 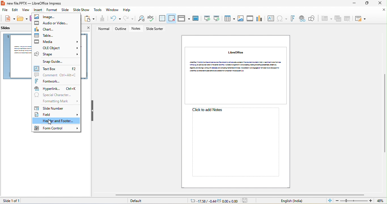 I want to click on slide sorter, so click(x=156, y=29).